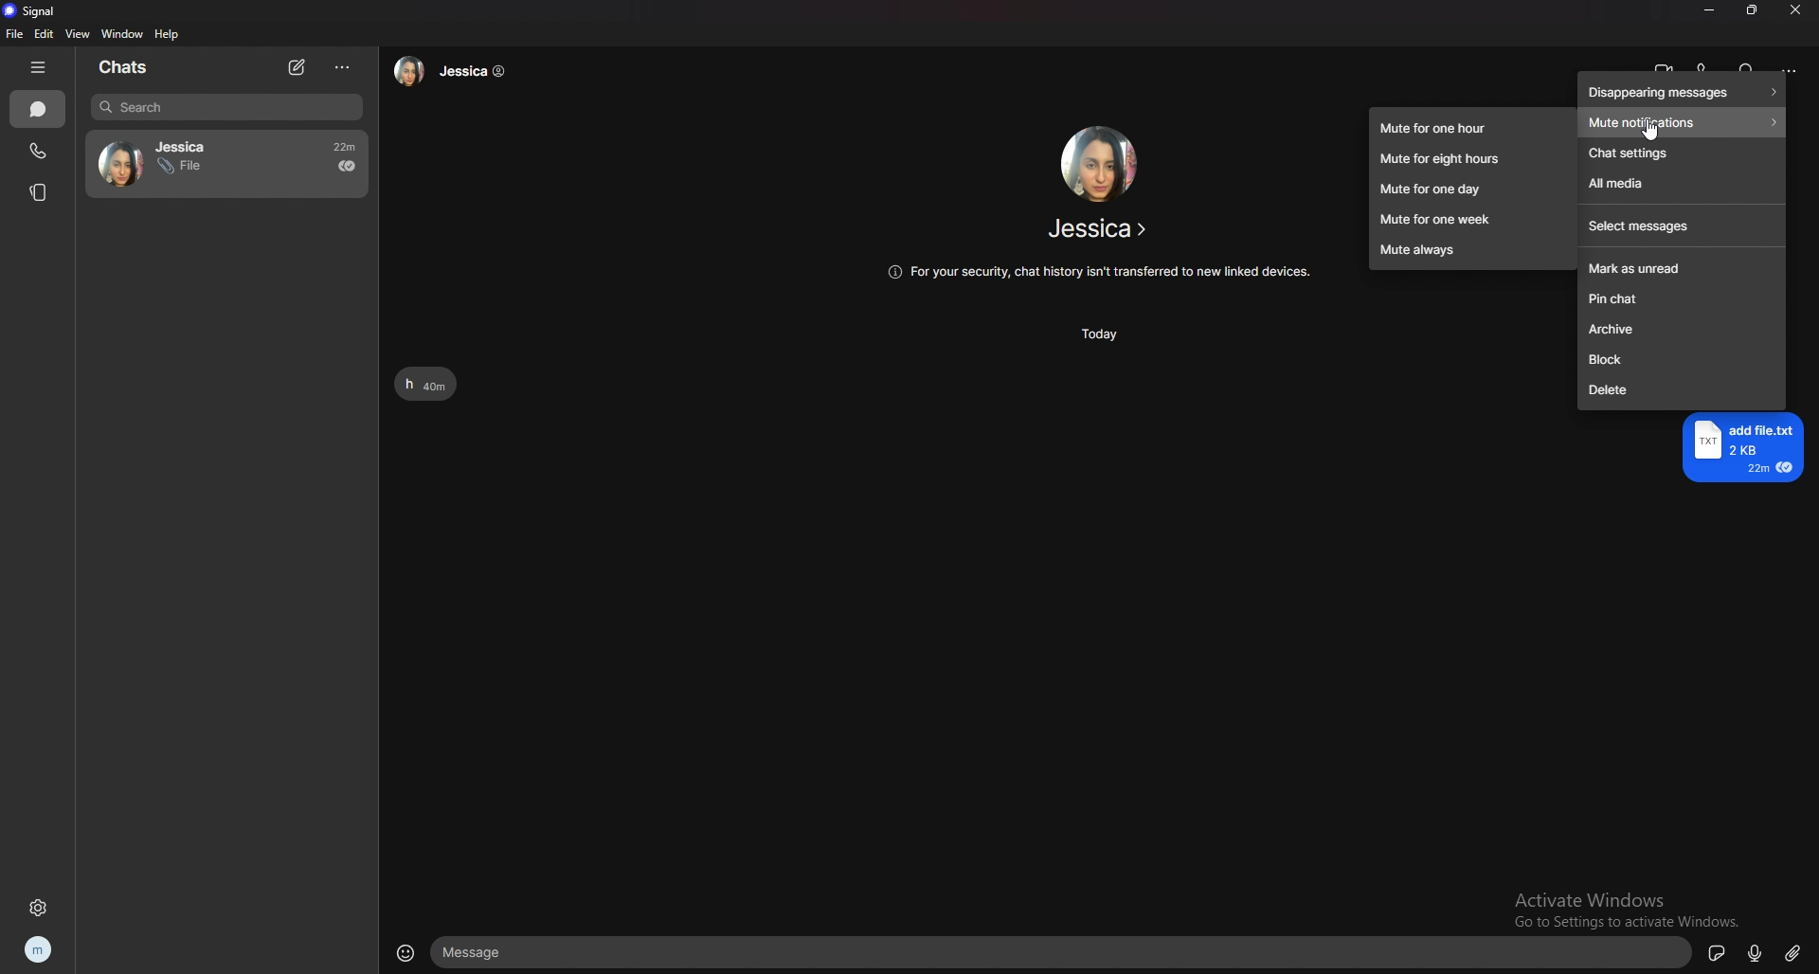 This screenshot has height=974, width=1819. I want to click on edit, so click(44, 32).